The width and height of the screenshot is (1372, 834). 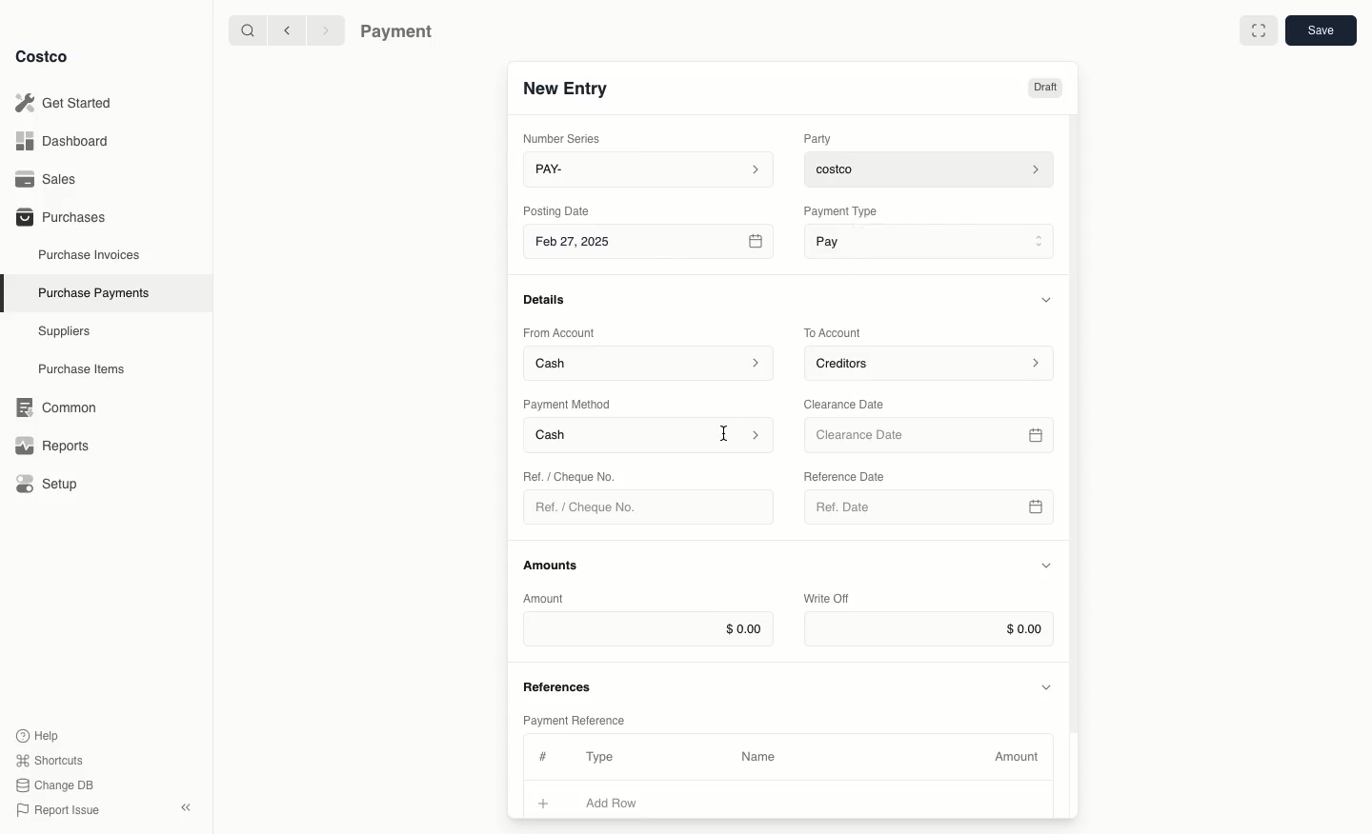 What do you see at coordinates (58, 785) in the screenshot?
I see `Change DB` at bounding box center [58, 785].